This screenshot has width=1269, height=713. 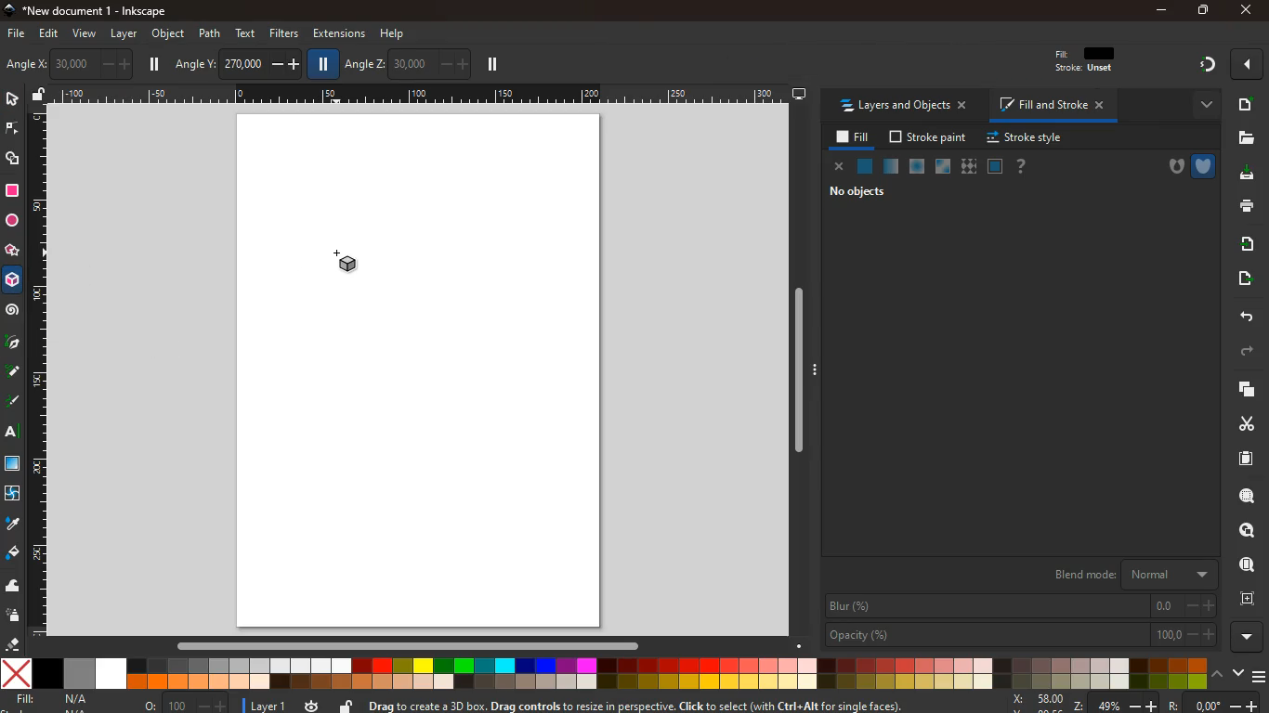 What do you see at coordinates (1170, 167) in the screenshot?
I see `hole` at bounding box center [1170, 167].